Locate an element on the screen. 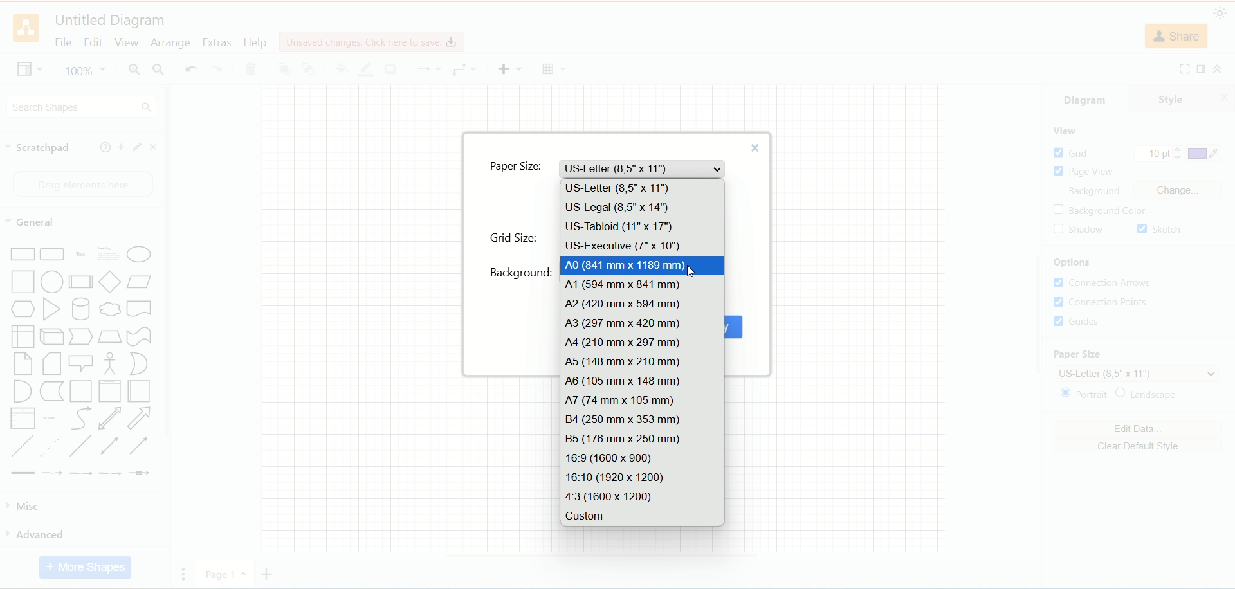  Circle is located at coordinates (53, 283).